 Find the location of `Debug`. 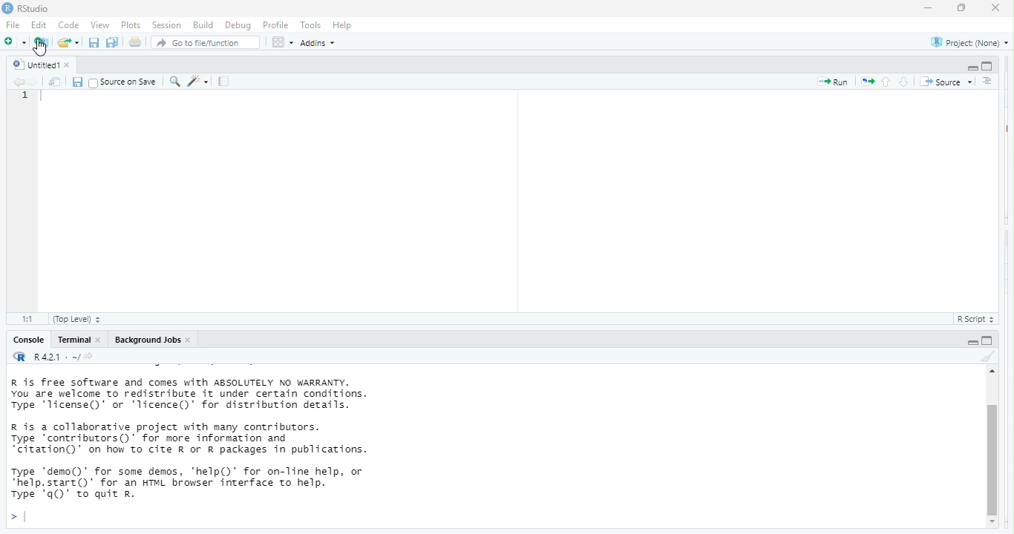

Debug is located at coordinates (237, 25).